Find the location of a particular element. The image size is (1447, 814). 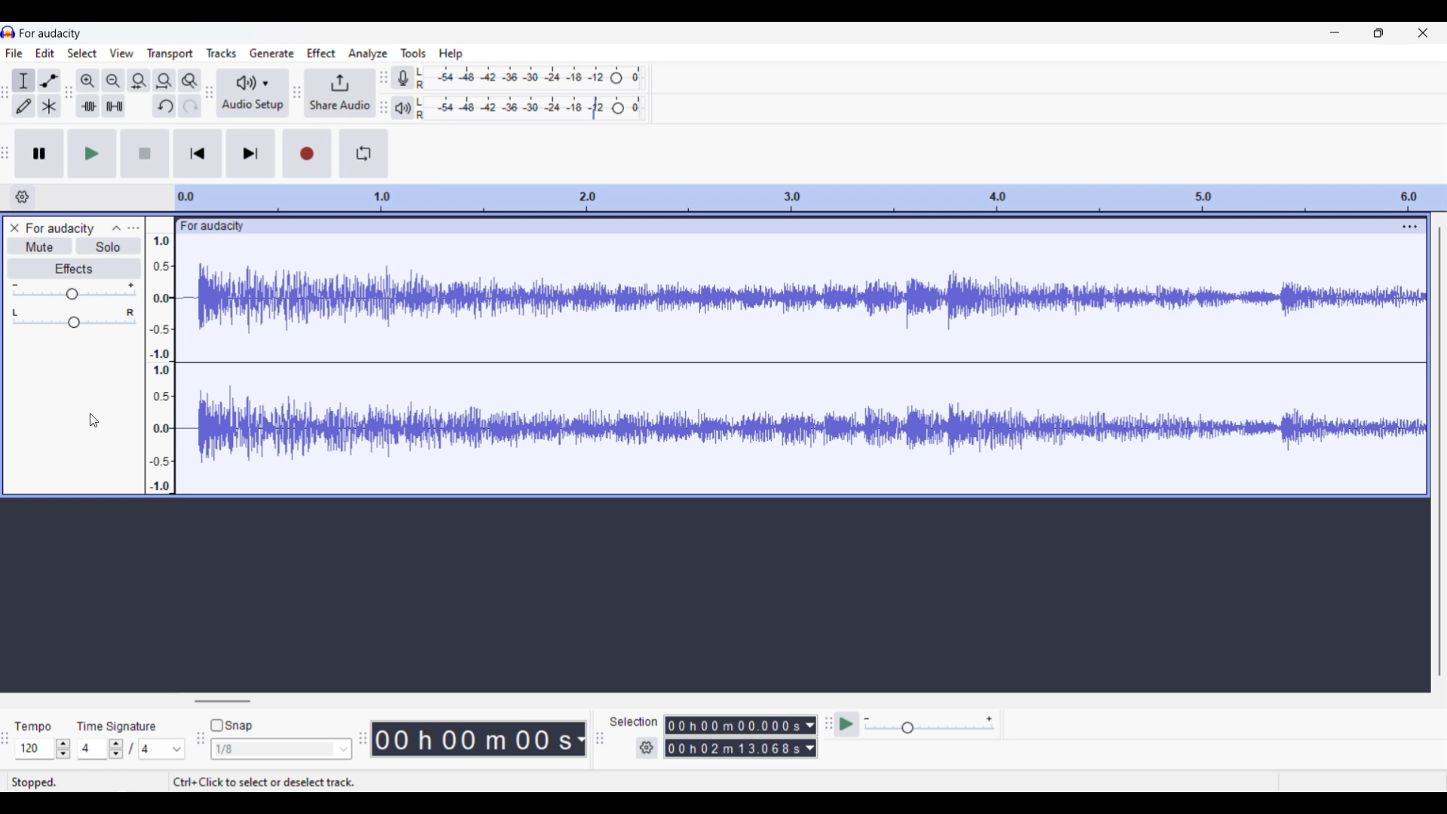

Time signature is located at coordinates (118, 726).